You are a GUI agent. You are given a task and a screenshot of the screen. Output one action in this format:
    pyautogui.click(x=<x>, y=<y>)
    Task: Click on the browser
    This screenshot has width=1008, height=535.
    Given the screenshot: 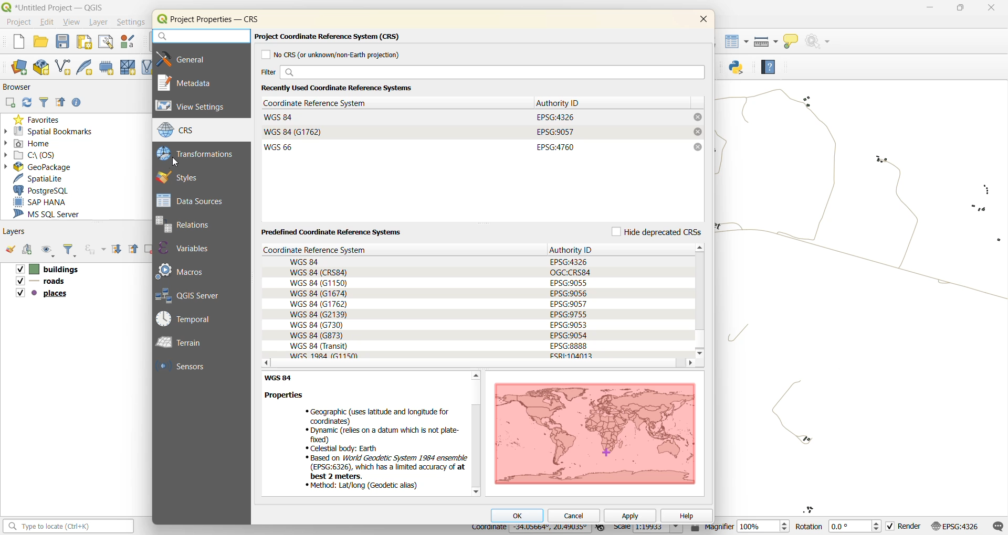 What is the action you would take?
    pyautogui.click(x=21, y=89)
    